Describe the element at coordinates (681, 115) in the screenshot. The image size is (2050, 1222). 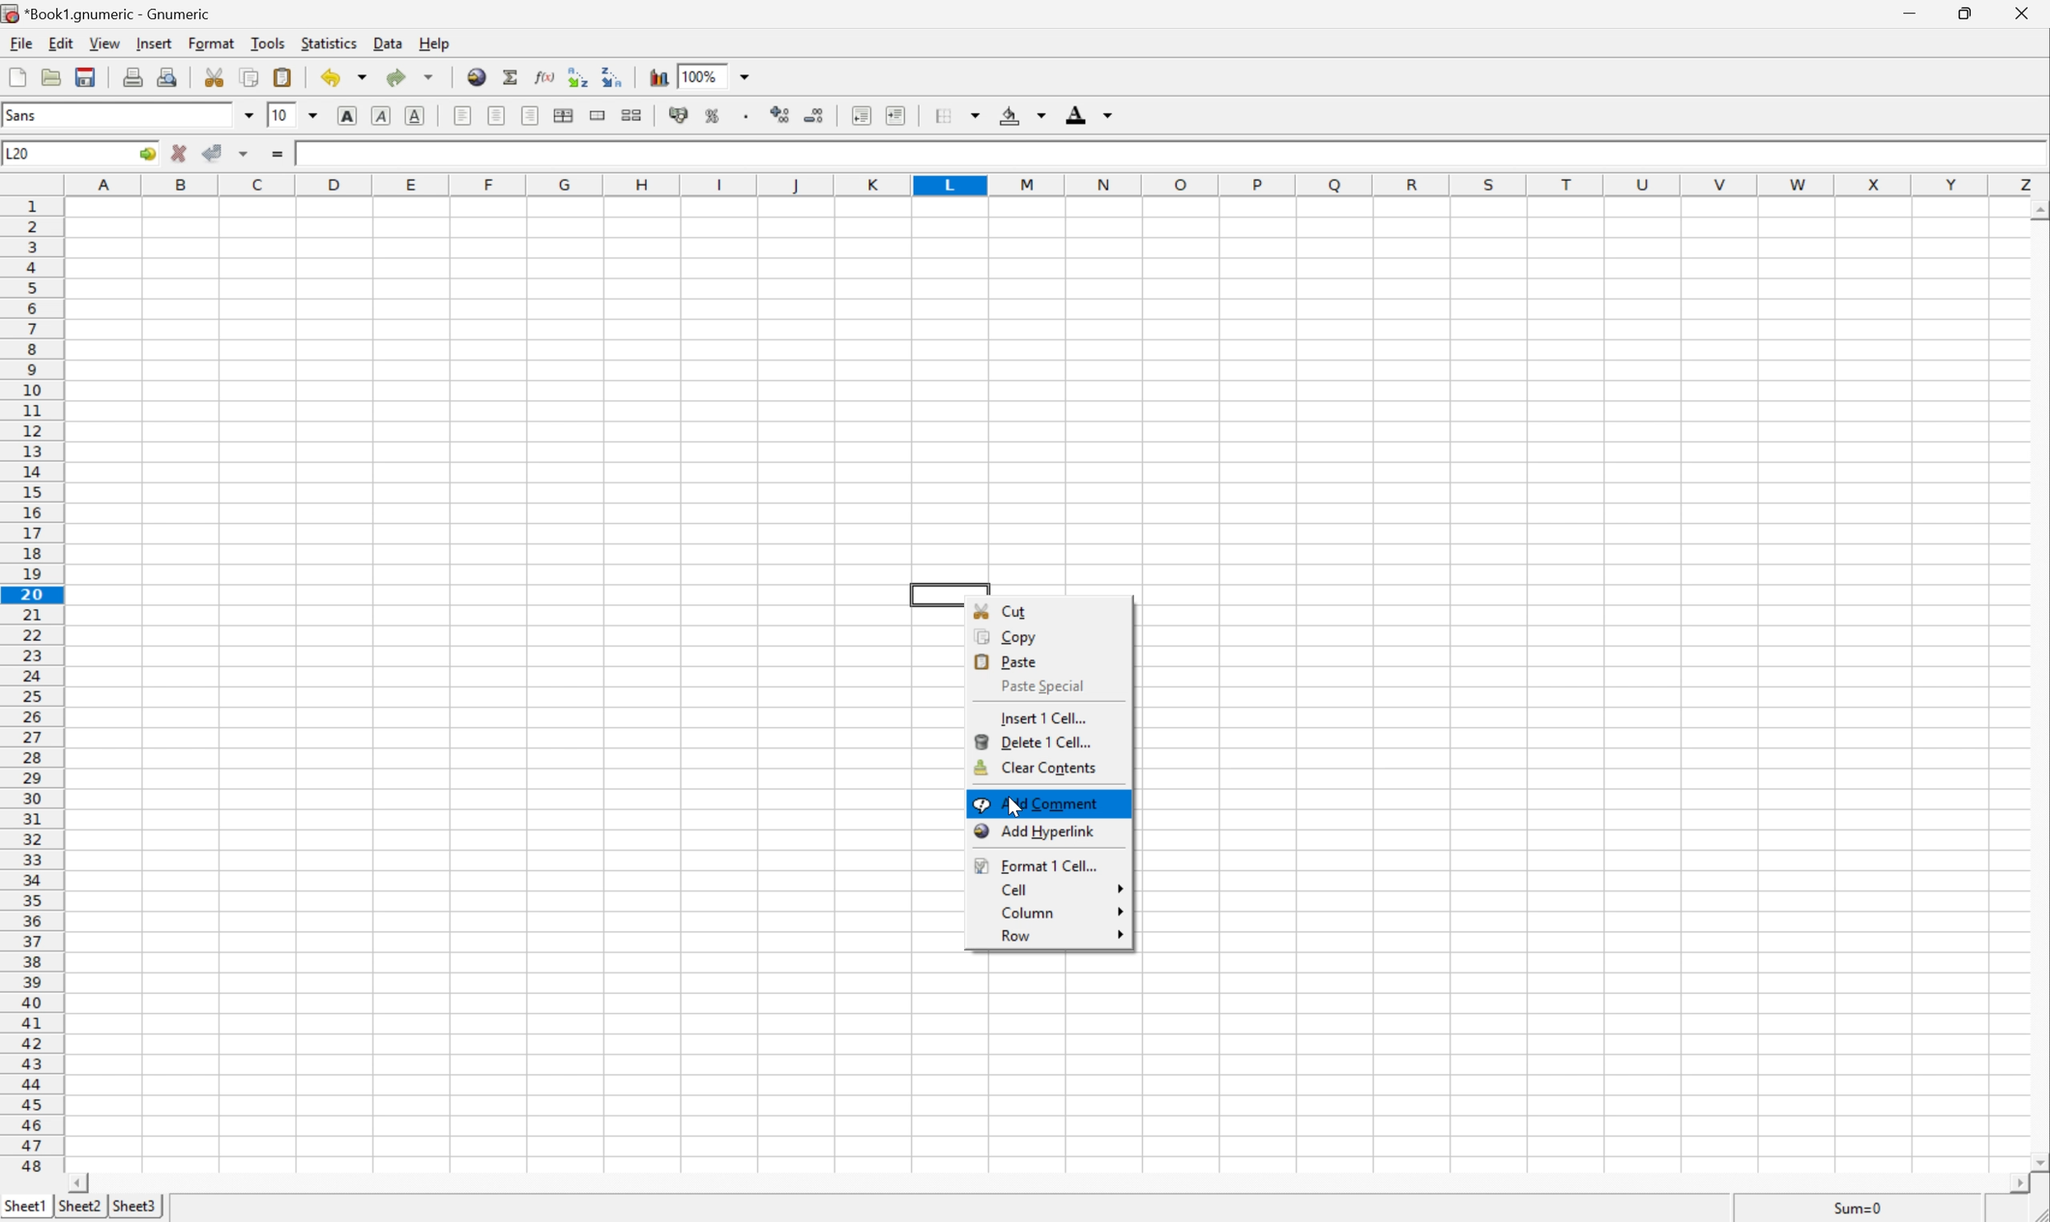
I see `Format the selection of accounting` at that location.